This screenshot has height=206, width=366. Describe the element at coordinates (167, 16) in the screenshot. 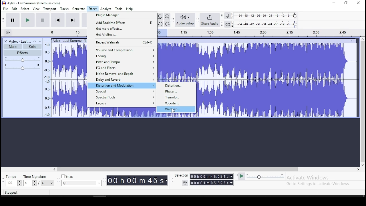

I see `zoom toggle` at that location.